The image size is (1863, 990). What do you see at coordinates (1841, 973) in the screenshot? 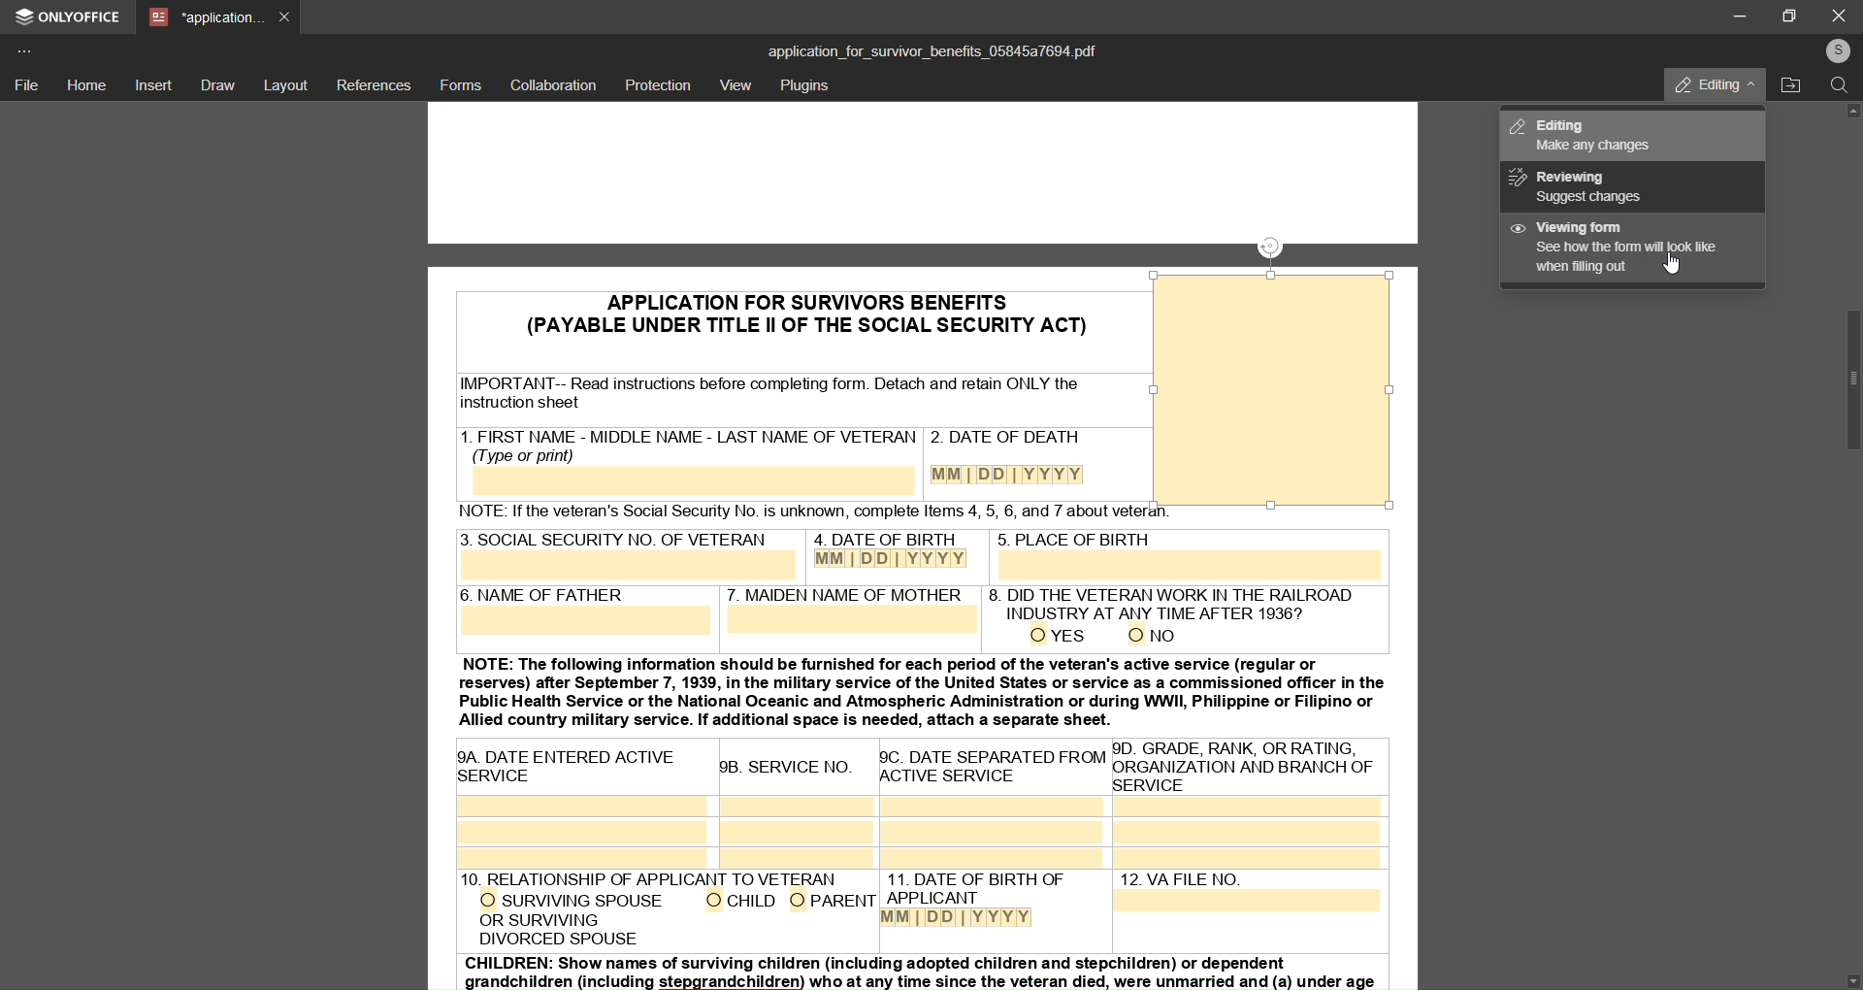
I see `move down` at bounding box center [1841, 973].